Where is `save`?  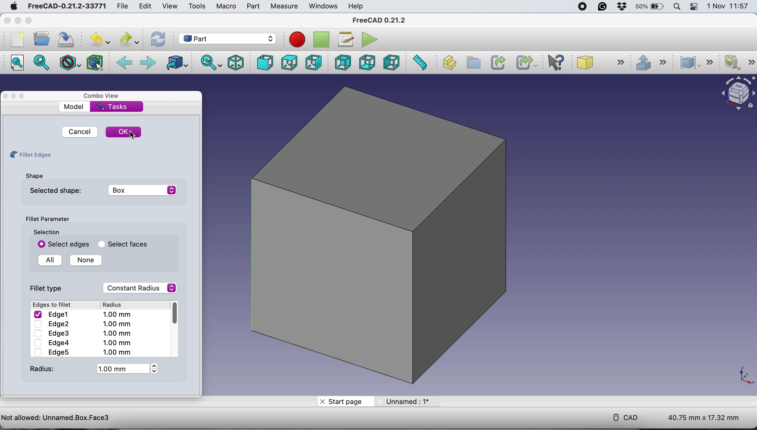 save is located at coordinates (68, 39).